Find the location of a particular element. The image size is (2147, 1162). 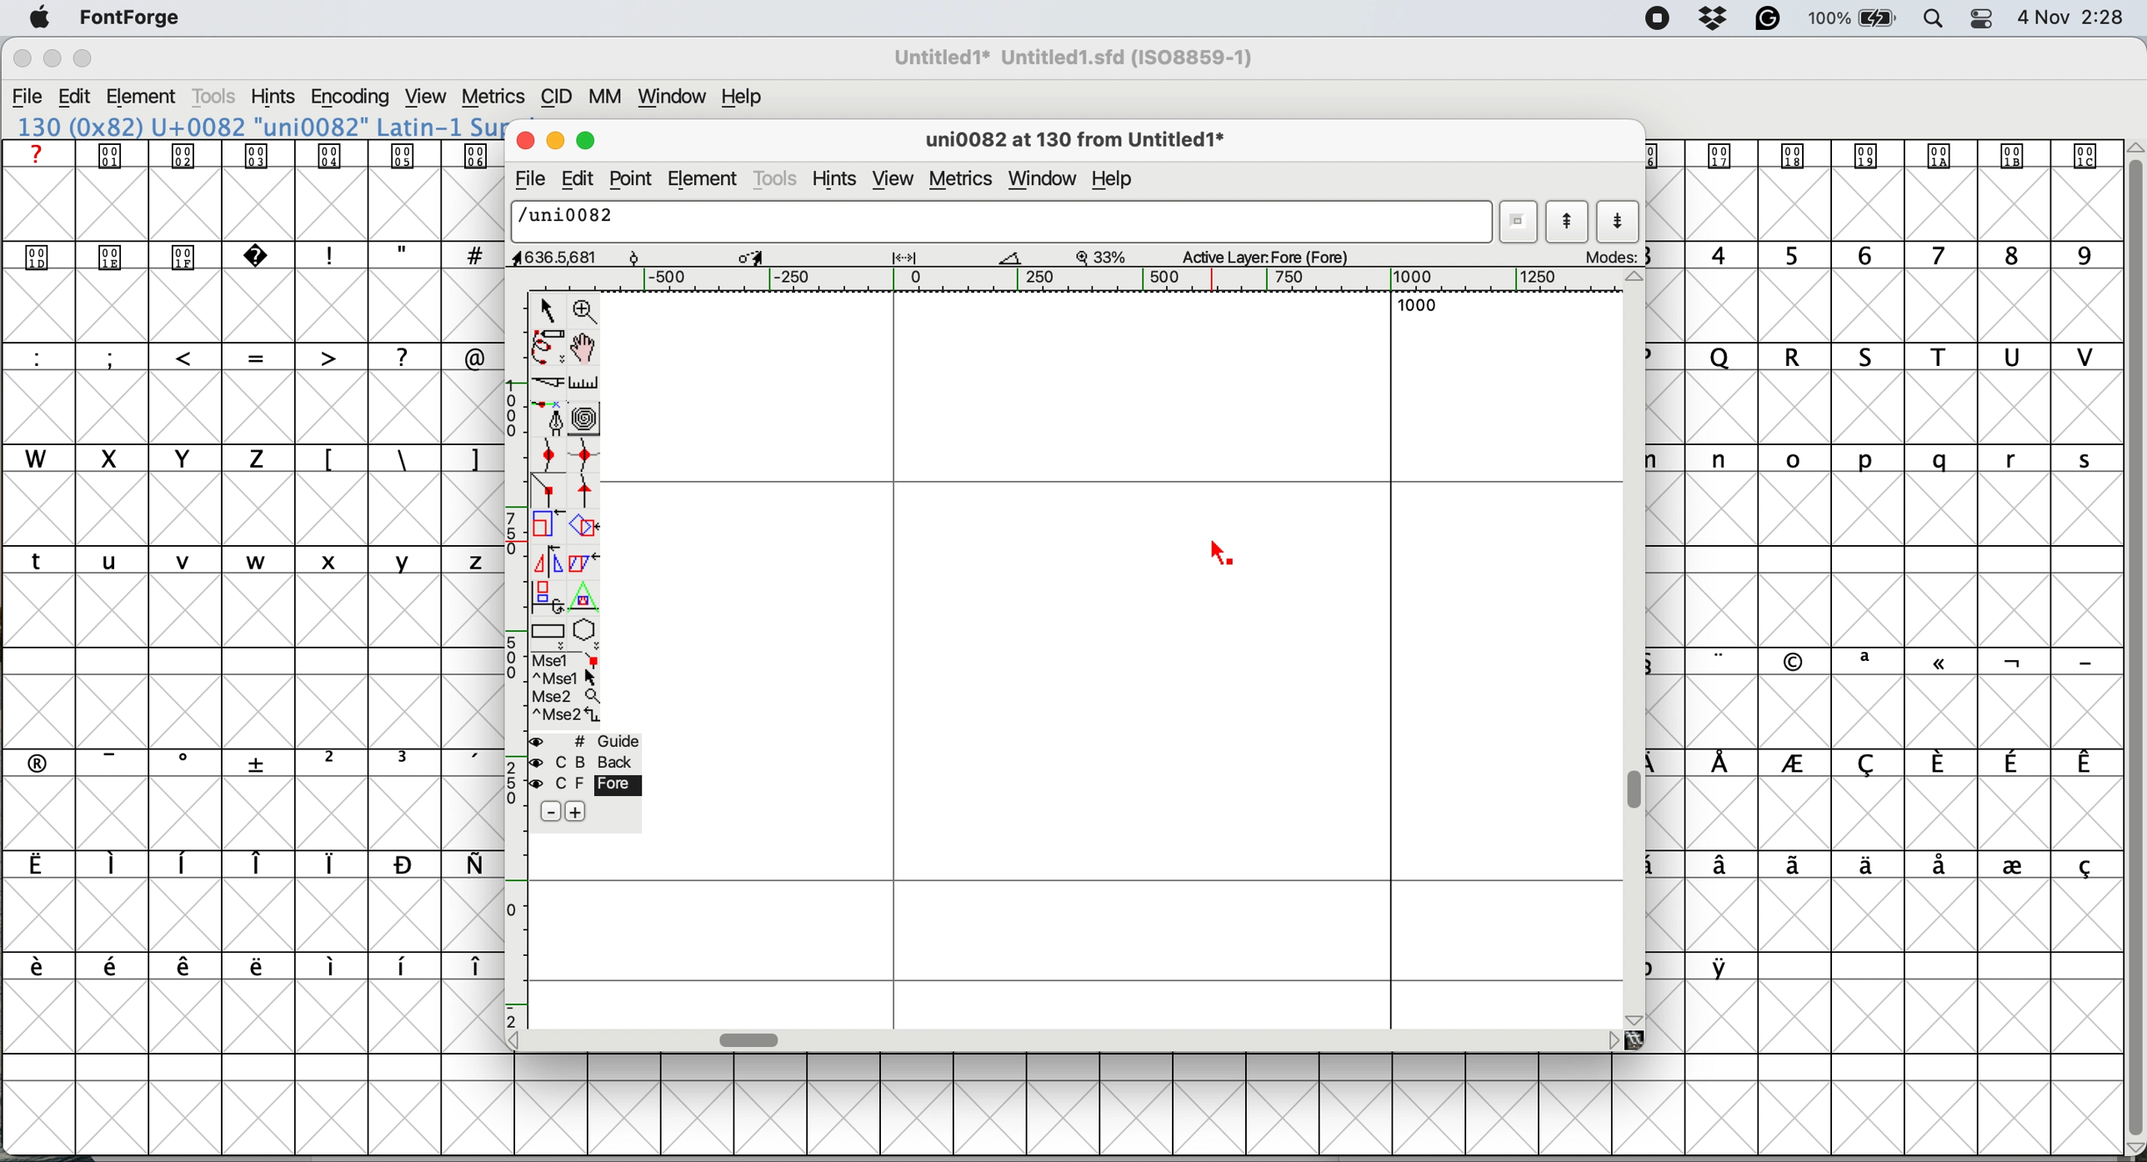

minimise is located at coordinates (51, 59).